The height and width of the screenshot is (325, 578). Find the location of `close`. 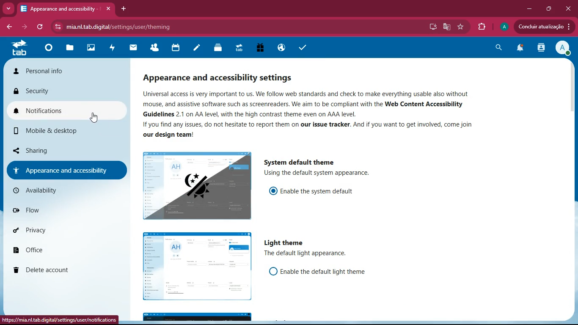

close is located at coordinates (570, 8).